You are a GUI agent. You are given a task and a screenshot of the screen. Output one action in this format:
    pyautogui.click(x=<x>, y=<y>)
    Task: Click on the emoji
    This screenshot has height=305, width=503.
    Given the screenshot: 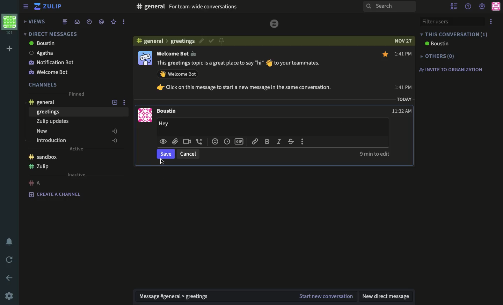 What is the action you would take?
    pyautogui.click(x=213, y=141)
    